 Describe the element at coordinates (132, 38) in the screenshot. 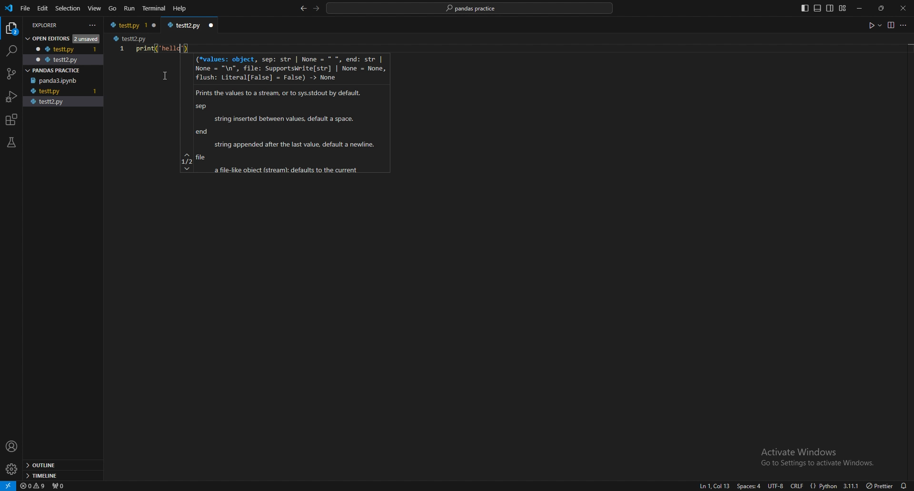

I see `testt2.py` at that location.